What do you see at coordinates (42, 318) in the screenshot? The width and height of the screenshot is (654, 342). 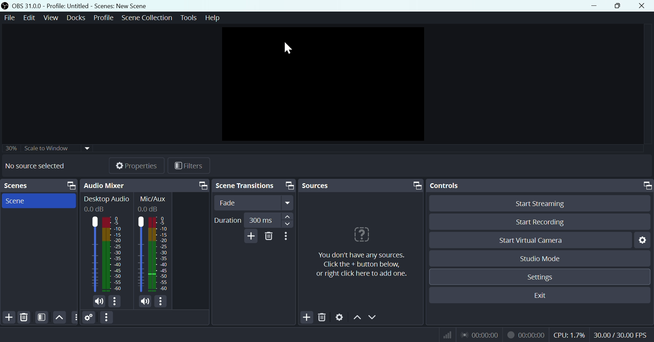 I see `Filter` at bounding box center [42, 318].